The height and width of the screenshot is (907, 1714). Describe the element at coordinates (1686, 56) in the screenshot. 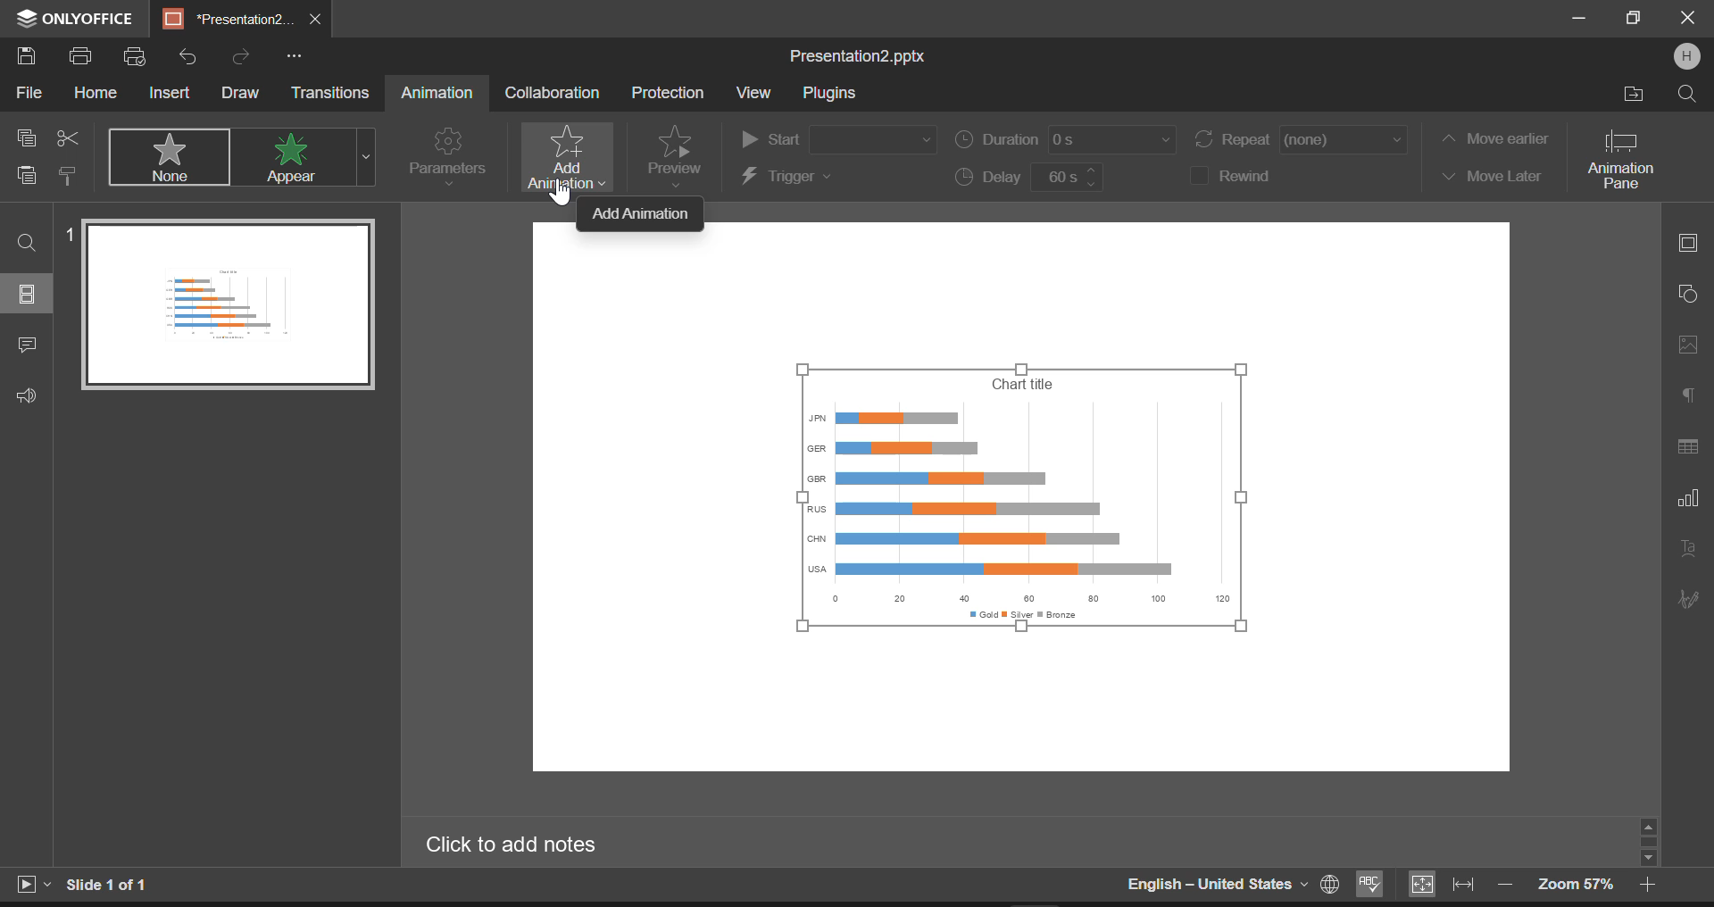

I see `User` at that location.